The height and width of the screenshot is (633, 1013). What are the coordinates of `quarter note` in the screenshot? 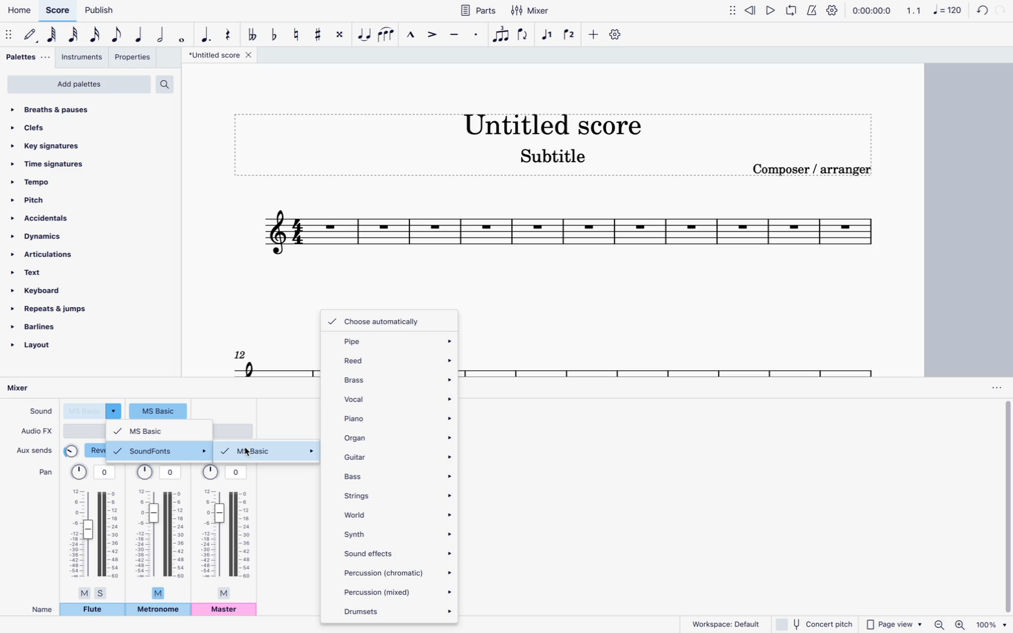 It's located at (140, 36).